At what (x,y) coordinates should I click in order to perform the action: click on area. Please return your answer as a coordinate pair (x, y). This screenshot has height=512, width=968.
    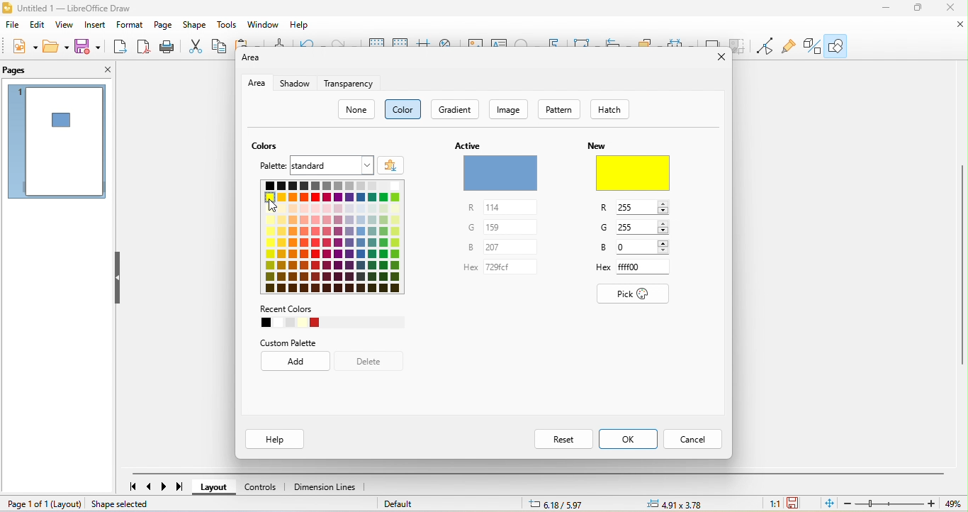
    Looking at the image, I should click on (257, 84).